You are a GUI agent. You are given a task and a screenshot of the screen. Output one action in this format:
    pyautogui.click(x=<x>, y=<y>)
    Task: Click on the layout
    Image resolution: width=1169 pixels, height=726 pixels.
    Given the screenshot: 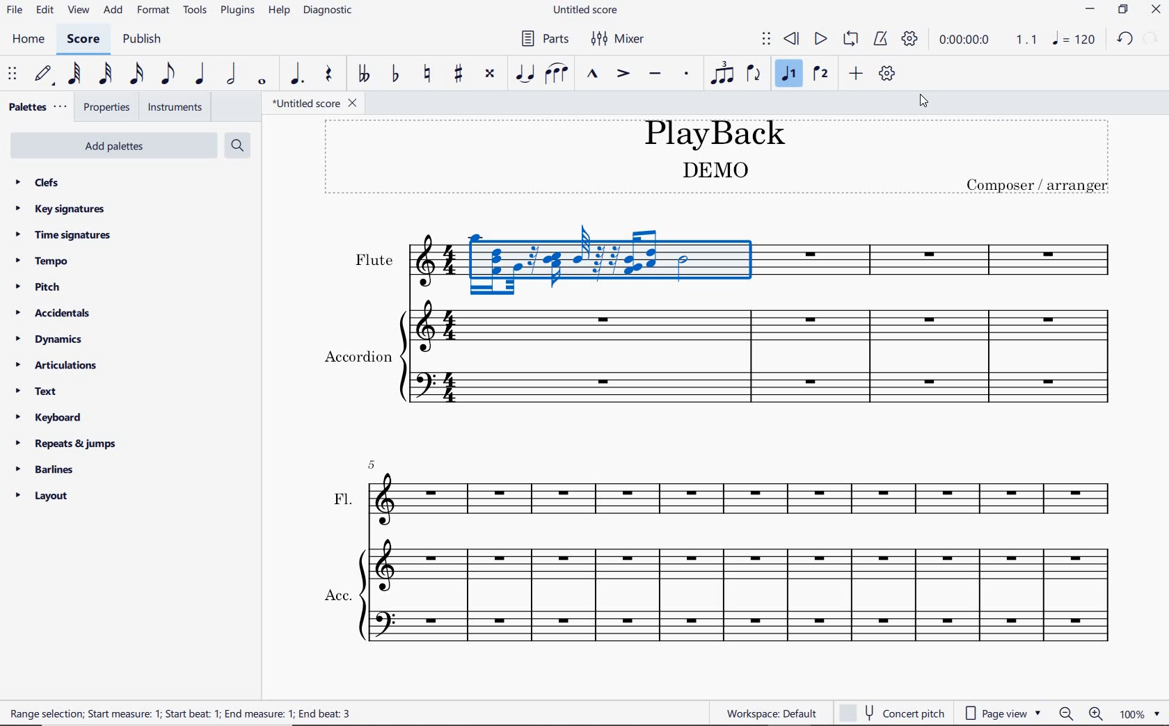 What is the action you would take?
    pyautogui.click(x=43, y=494)
    